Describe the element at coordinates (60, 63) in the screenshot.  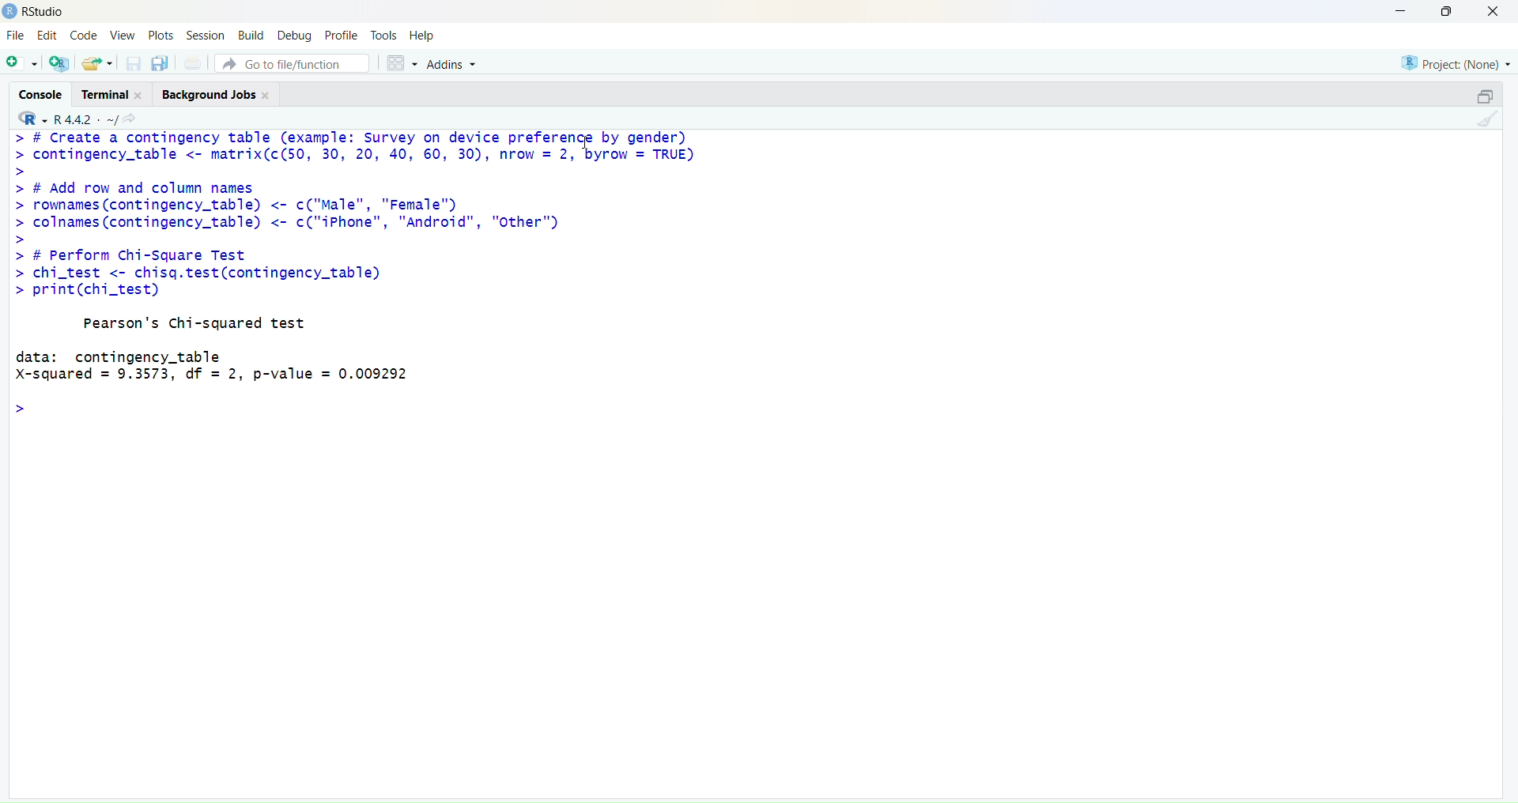
I see `add R file` at that location.